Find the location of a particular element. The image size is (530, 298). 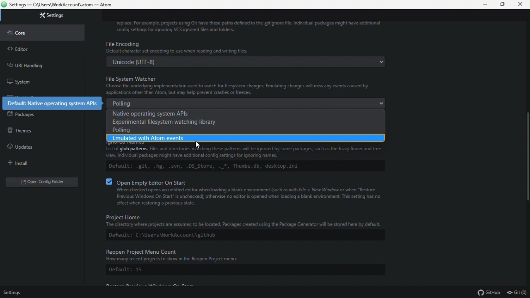

maximize is located at coordinates (501, 5).